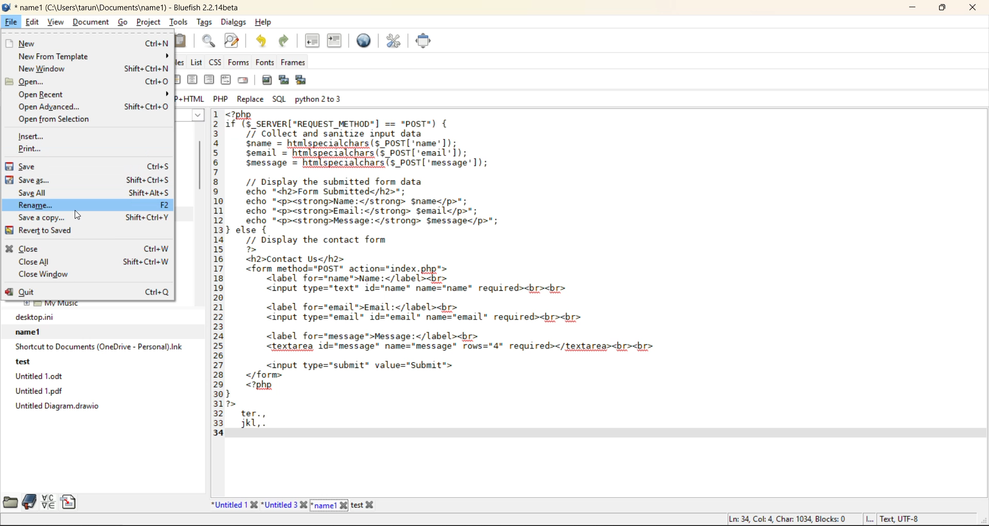 The height and width of the screenshot is (526, 989). I want to click on tools, so click(179, 22).